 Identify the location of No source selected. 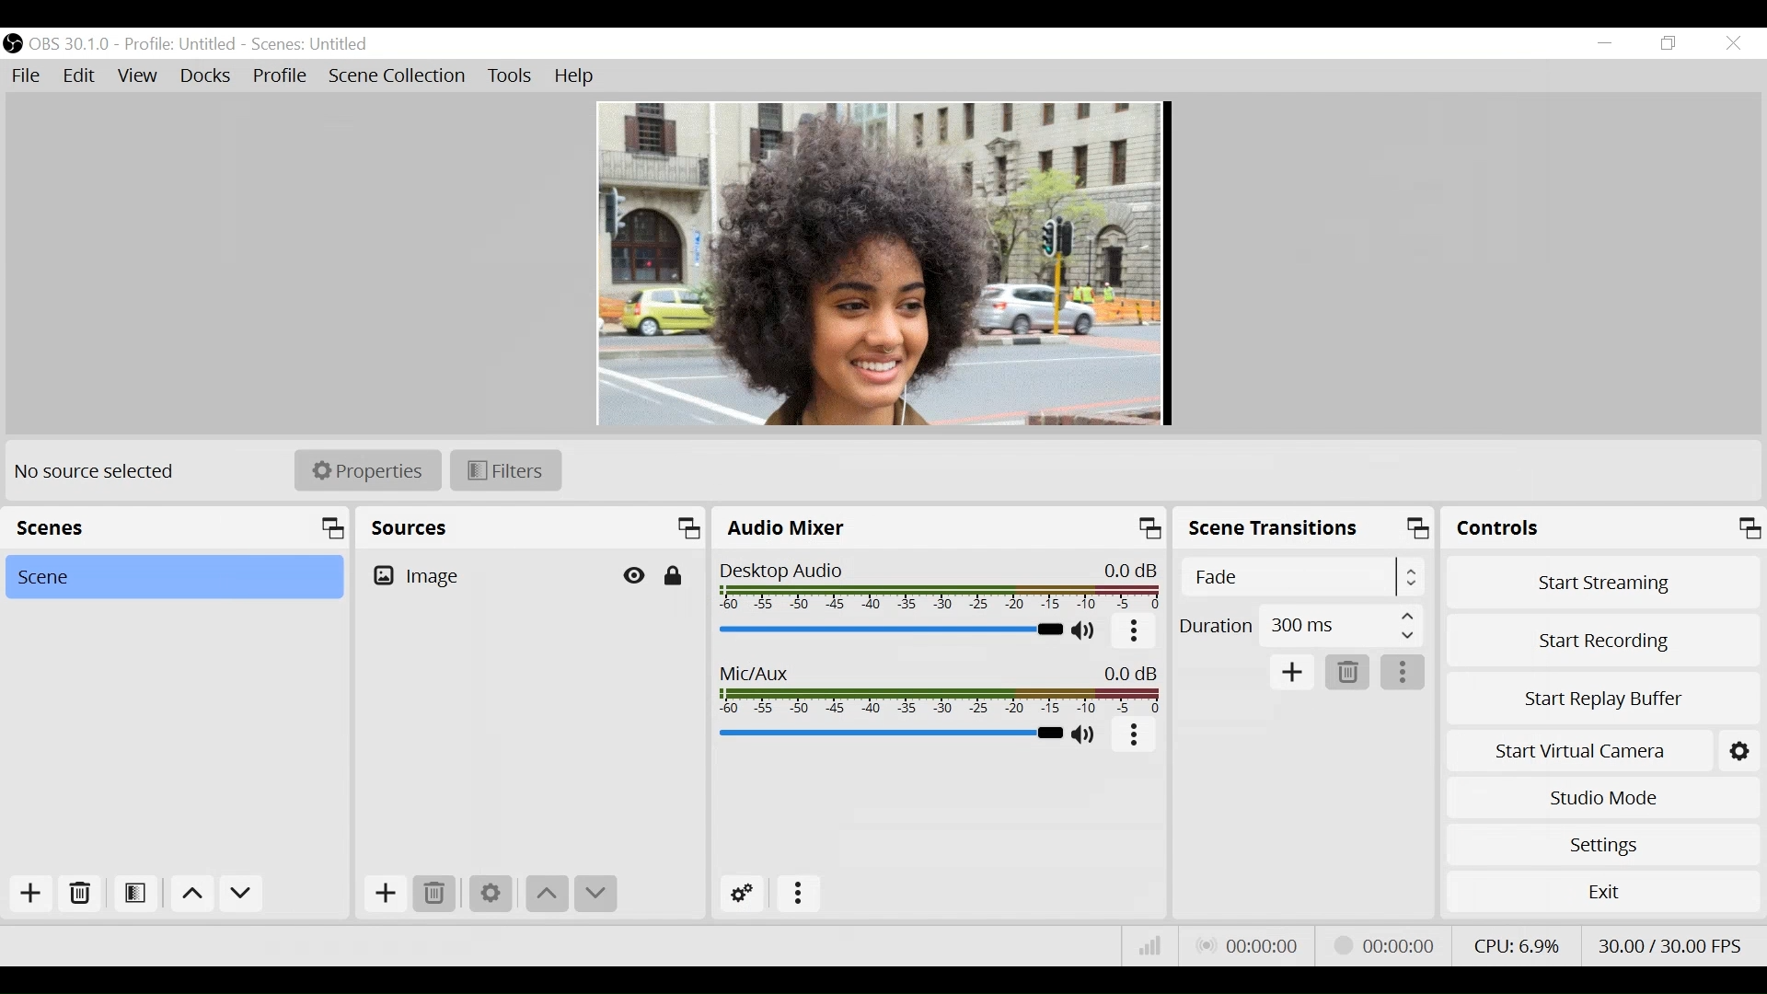
(95, 469).